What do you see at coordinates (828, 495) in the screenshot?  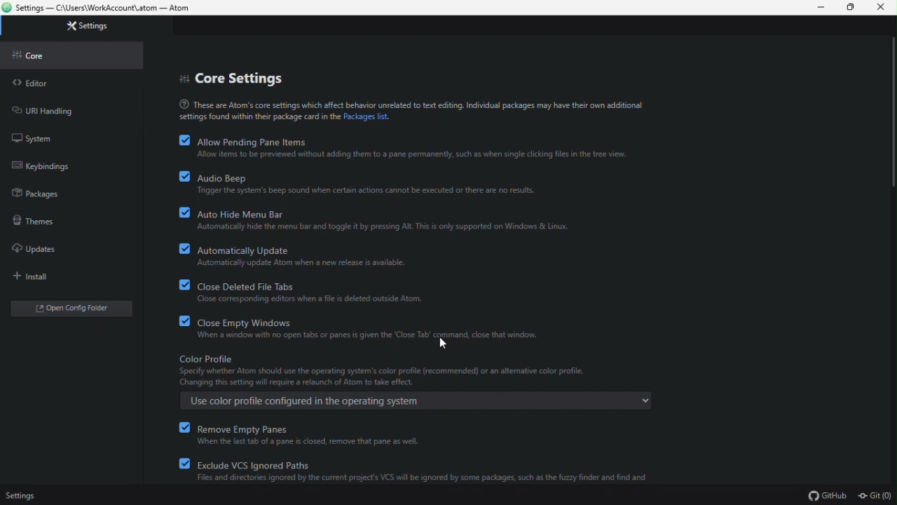 I see `GitHub` at bounding box center [828, 495].